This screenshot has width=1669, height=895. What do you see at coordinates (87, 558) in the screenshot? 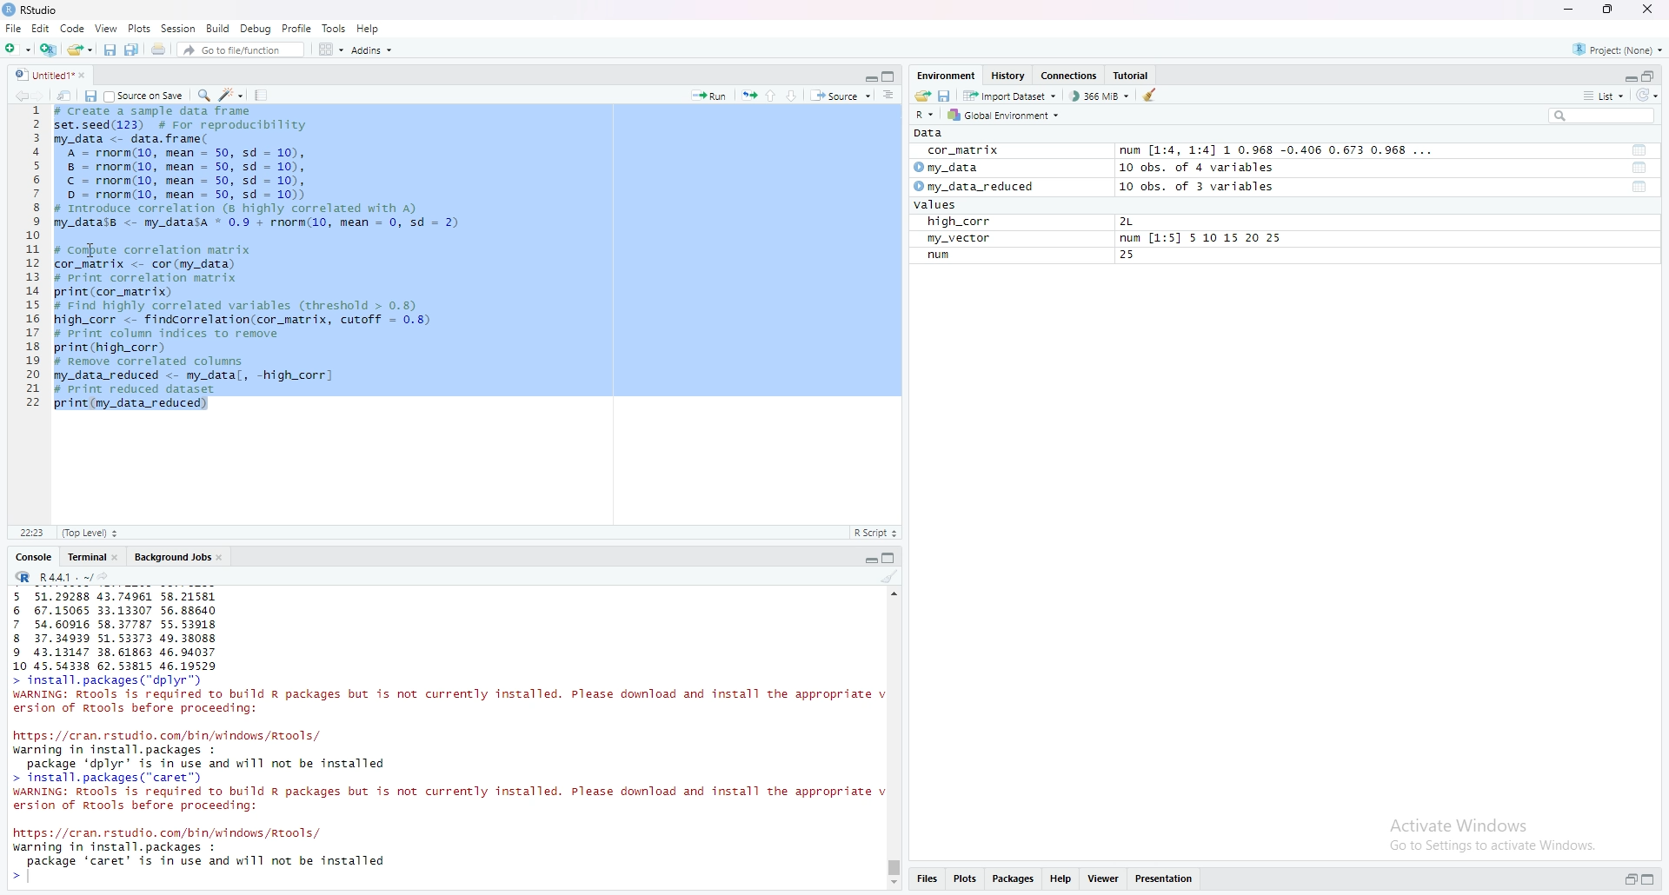
I see `Terminal` at bounding box center [87, 558].